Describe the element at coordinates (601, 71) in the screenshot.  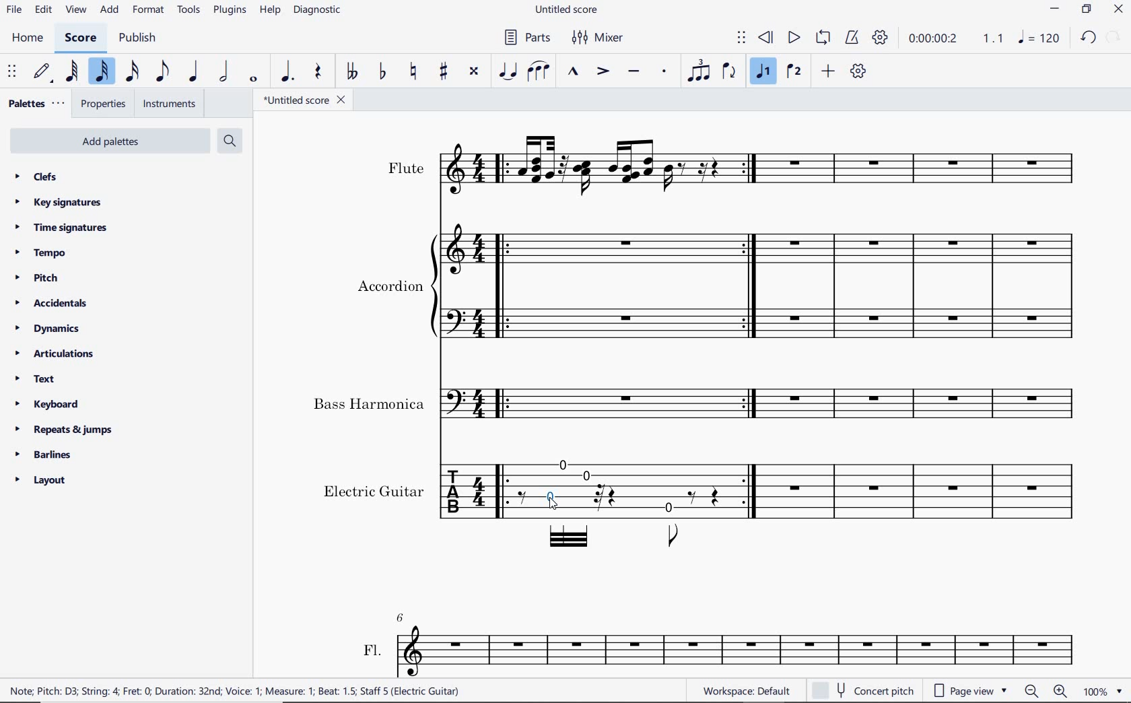
I see `accent` at that location.